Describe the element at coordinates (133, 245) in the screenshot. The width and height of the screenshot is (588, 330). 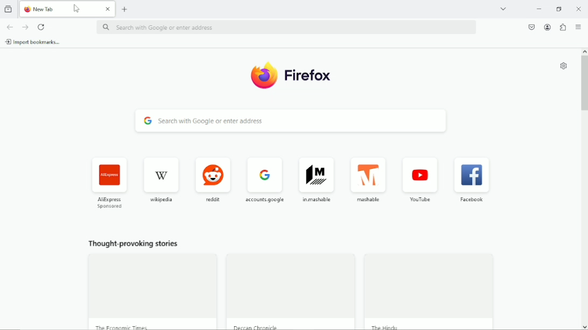
I see `Thought provoking stories` at that location.